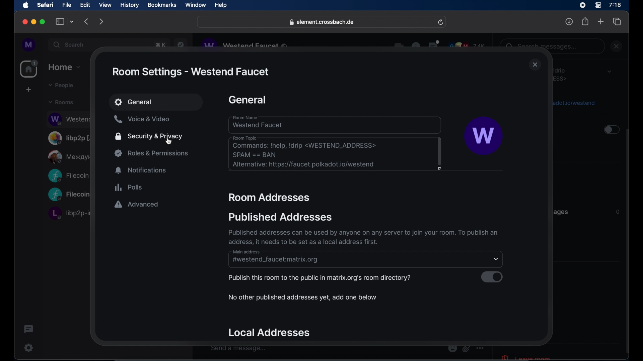 This screenshot has height=361, width=643. Describe the element at coordinates (62, 86) in the screenshot. I see `` at that location.